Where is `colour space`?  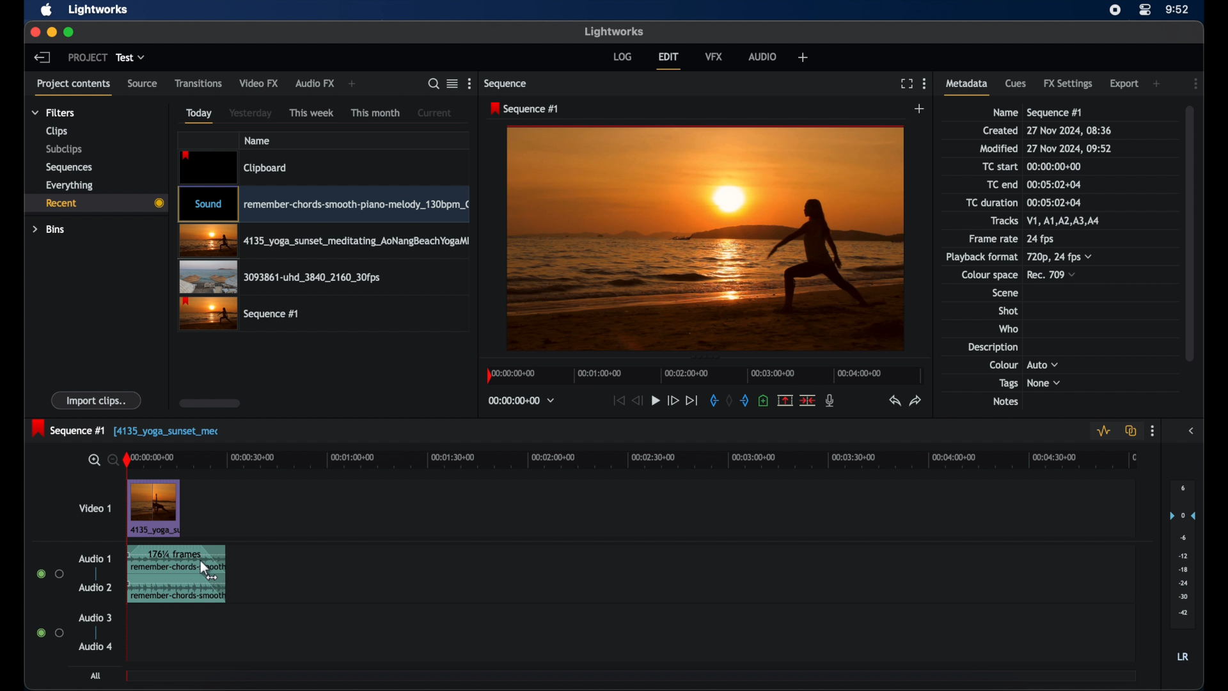 colour space is located at coordinates (989, 275).